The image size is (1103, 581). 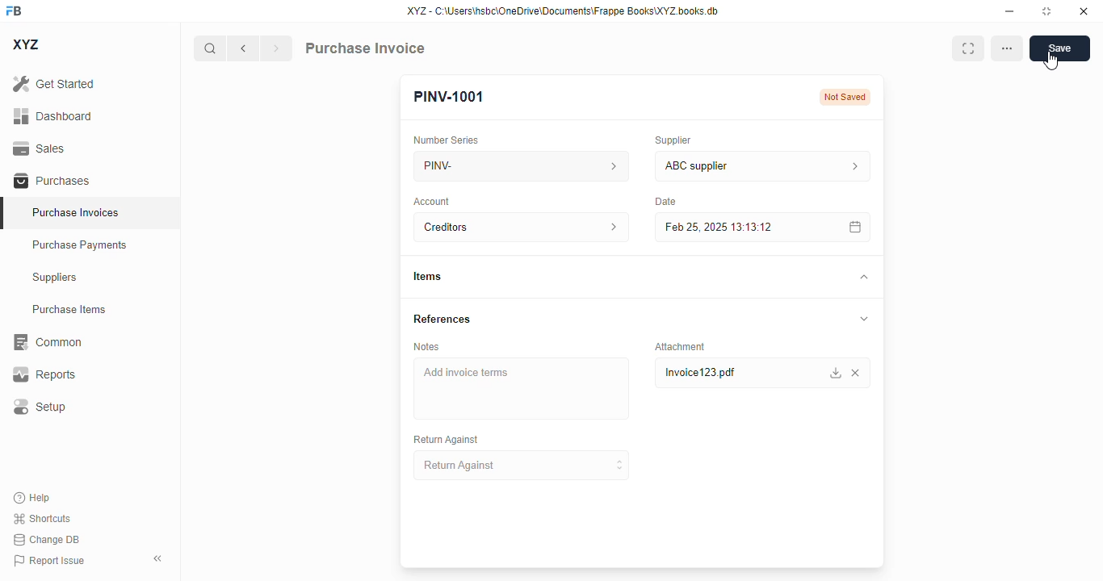 What do you see at coordinates (563, 10) in the screenshot?
I see `XYZ - C:\Users\hsbc\OneDrive\Documents\Frappe Books\XYZ books.db` at bounding box center [563, 10].